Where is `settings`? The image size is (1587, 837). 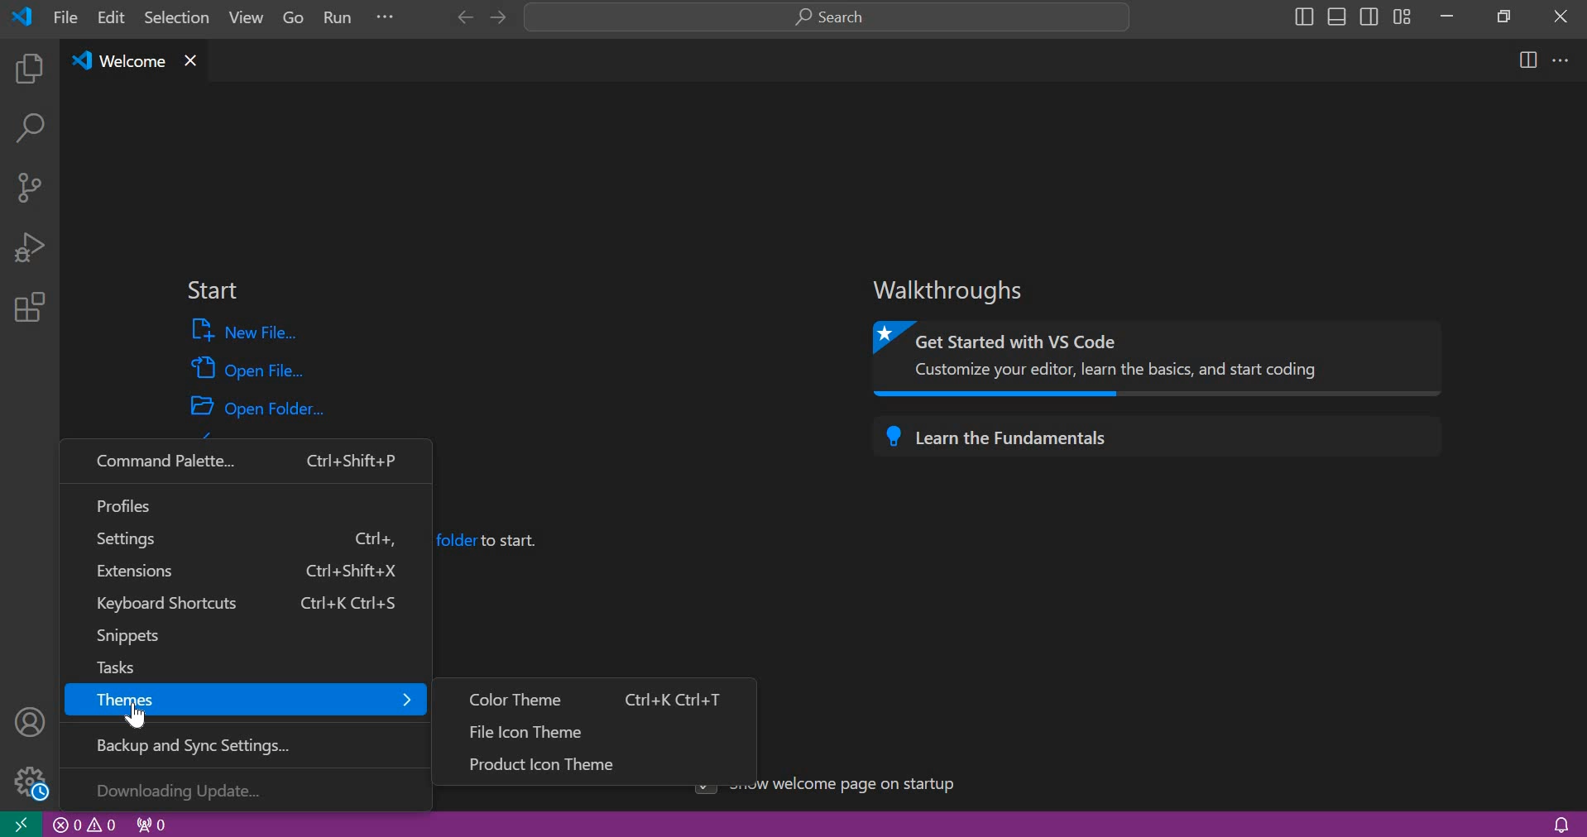 settings is located at coordinates (247, 538).